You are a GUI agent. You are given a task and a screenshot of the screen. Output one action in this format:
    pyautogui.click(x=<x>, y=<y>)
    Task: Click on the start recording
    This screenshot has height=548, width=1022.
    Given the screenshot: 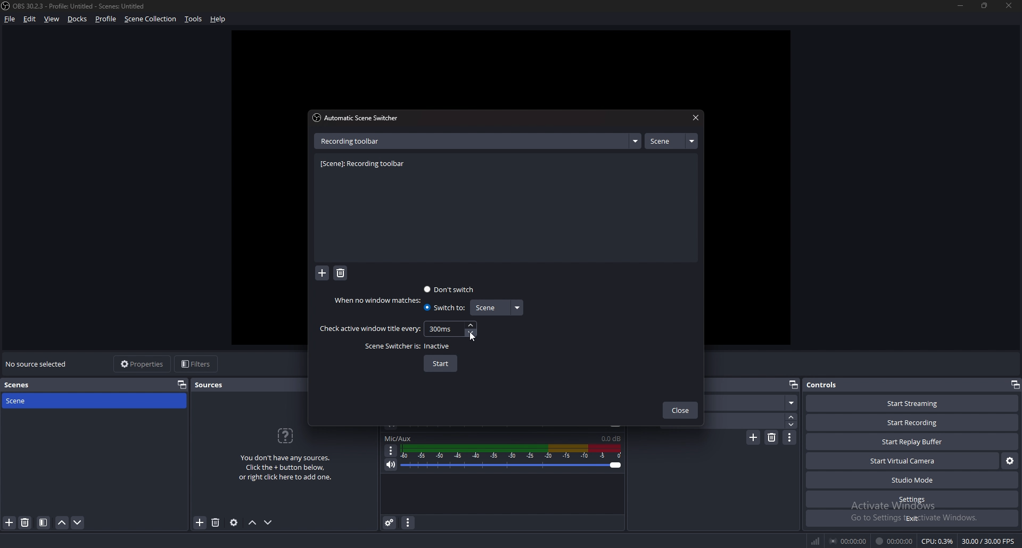 What is the action you would take?
    pyautogui.click(x=912, y=423)
    